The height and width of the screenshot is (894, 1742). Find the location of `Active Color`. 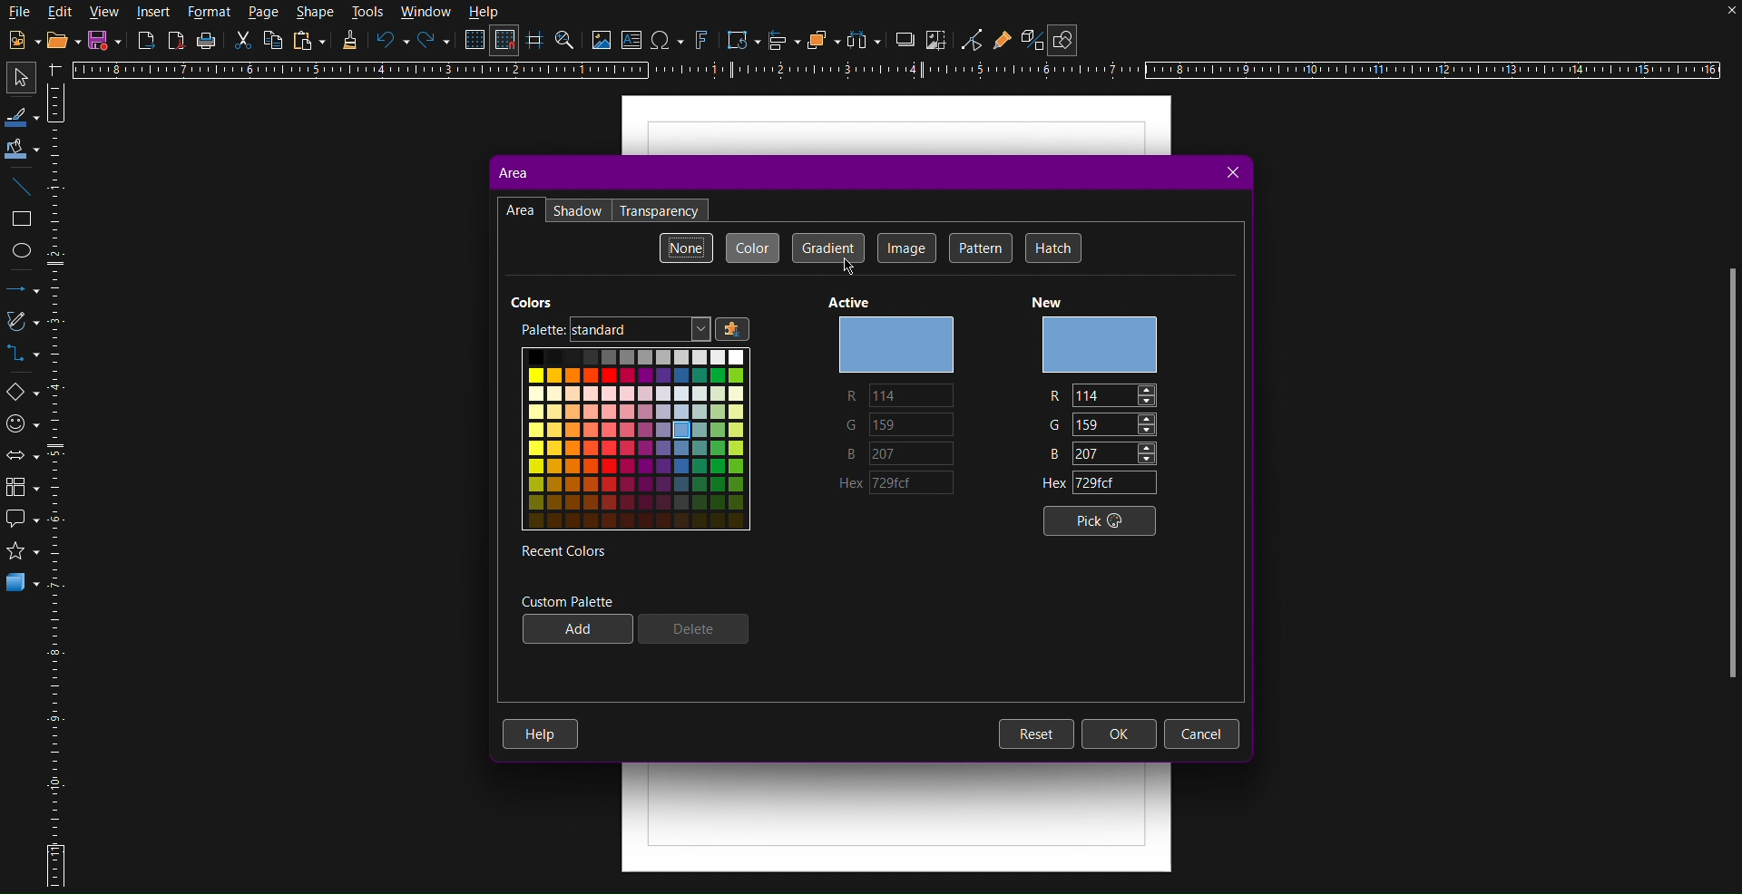

Active Color is located at coordinates (895, 344).